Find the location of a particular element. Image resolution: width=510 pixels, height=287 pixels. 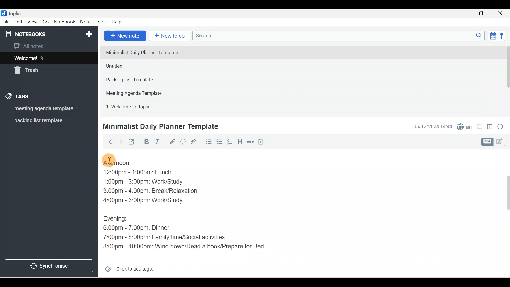

Scroll bar is located at coordinates (504, 213).